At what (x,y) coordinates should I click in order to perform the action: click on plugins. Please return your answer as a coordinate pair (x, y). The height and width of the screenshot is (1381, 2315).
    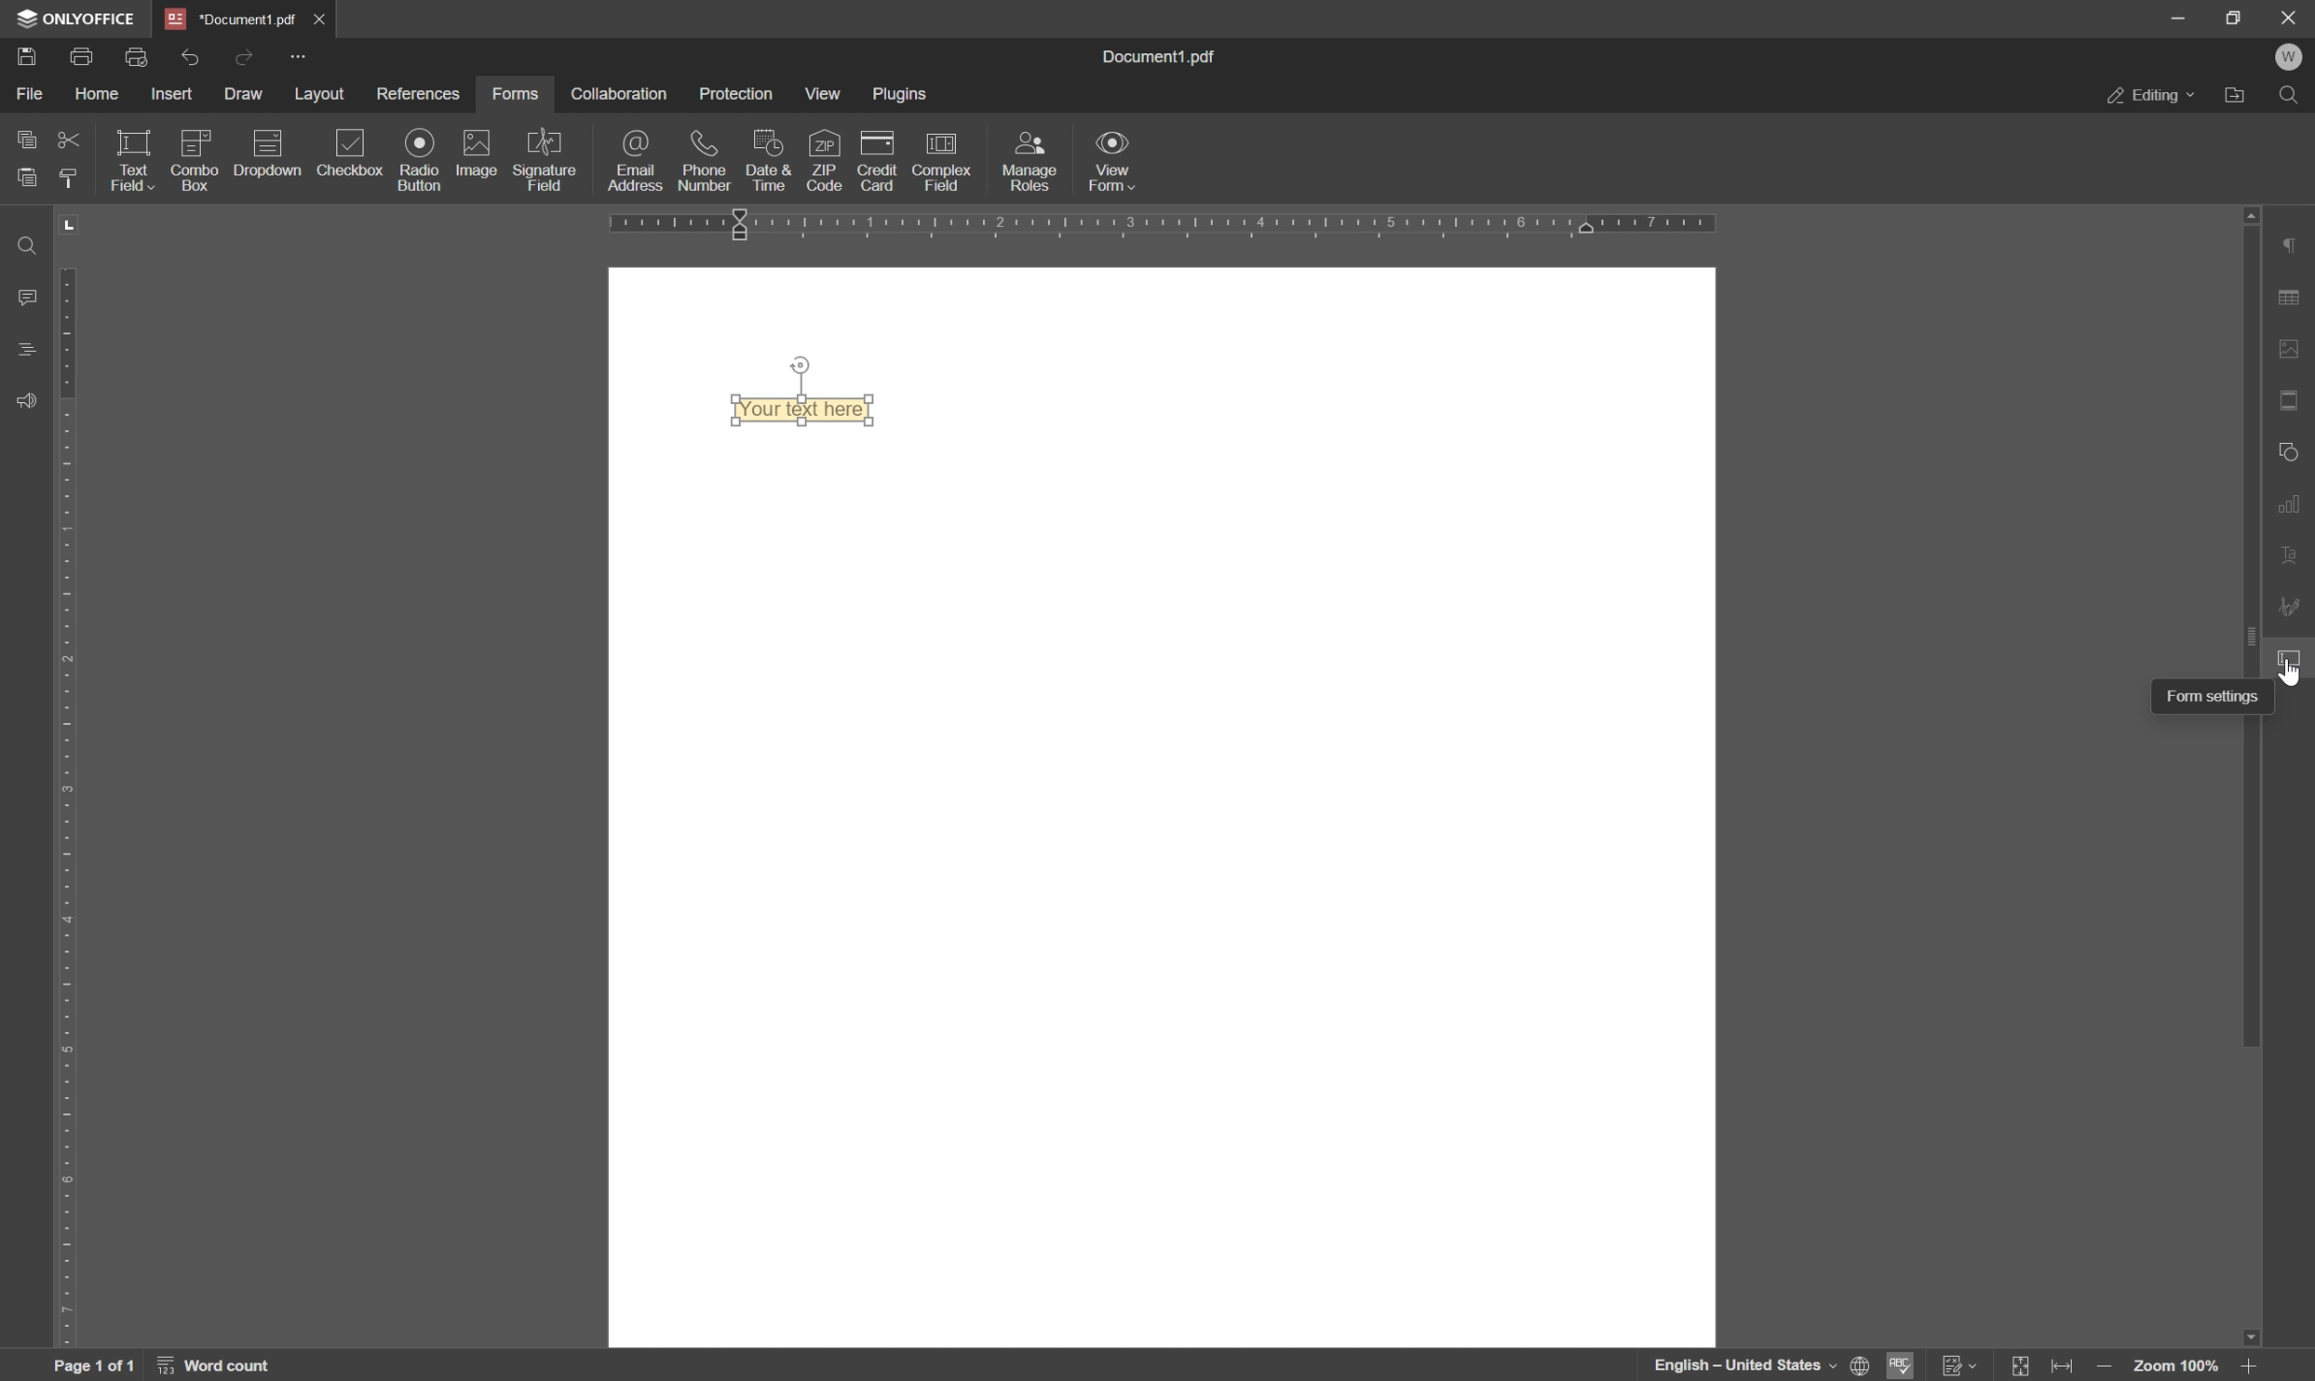
    Looking at the image, I should click on (908, 97).